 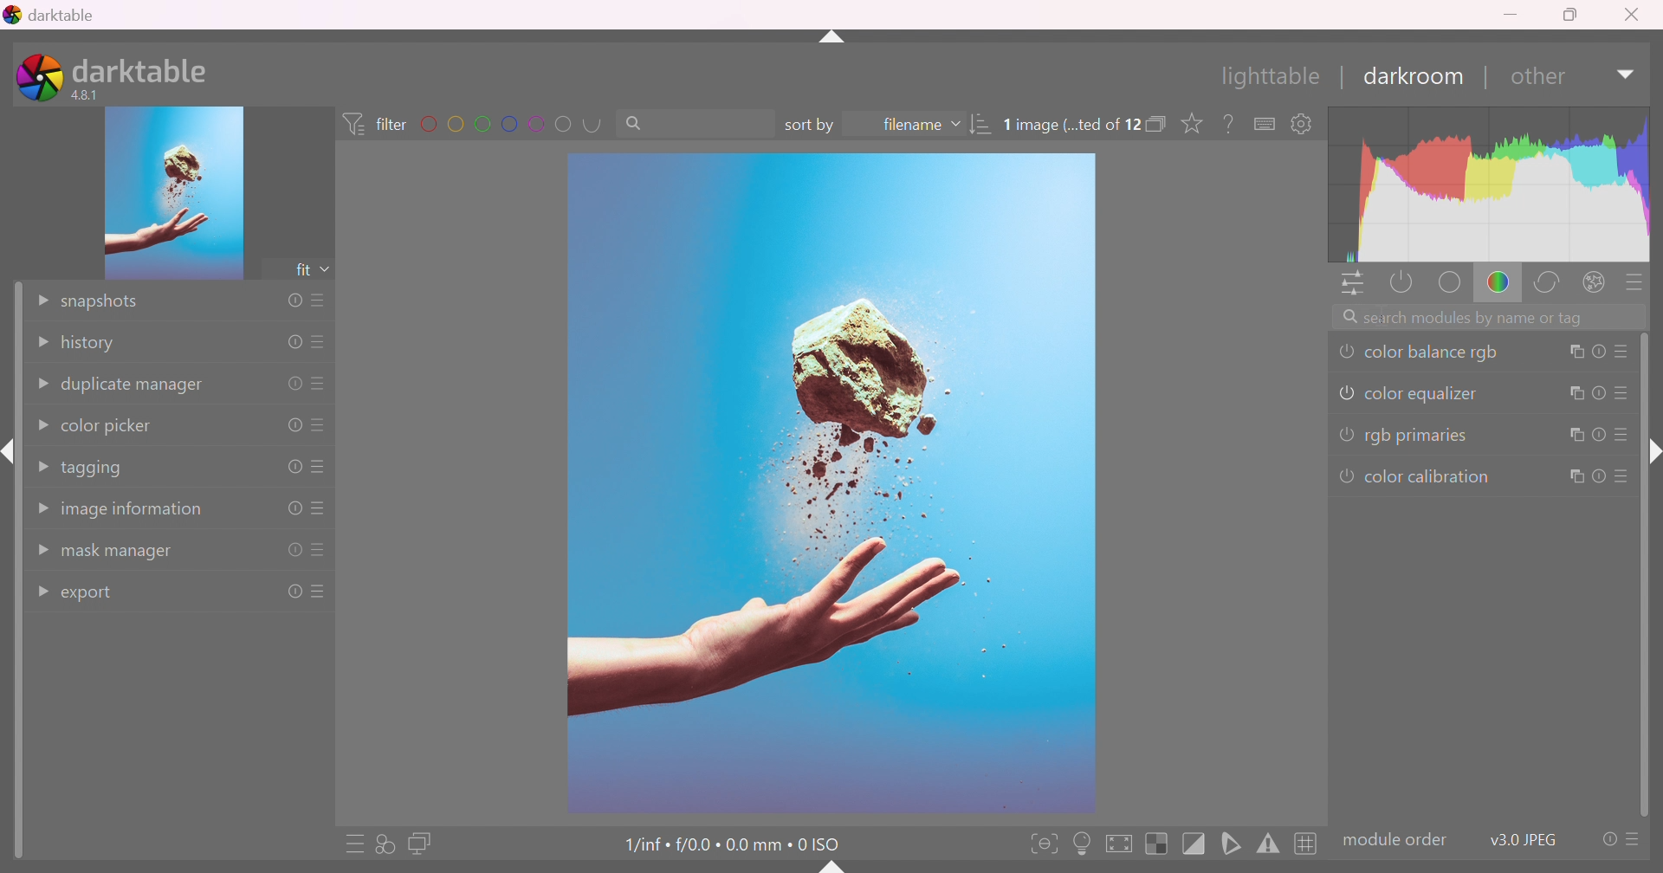 I want to click on Restore Down, so click(x=1574, y=16).